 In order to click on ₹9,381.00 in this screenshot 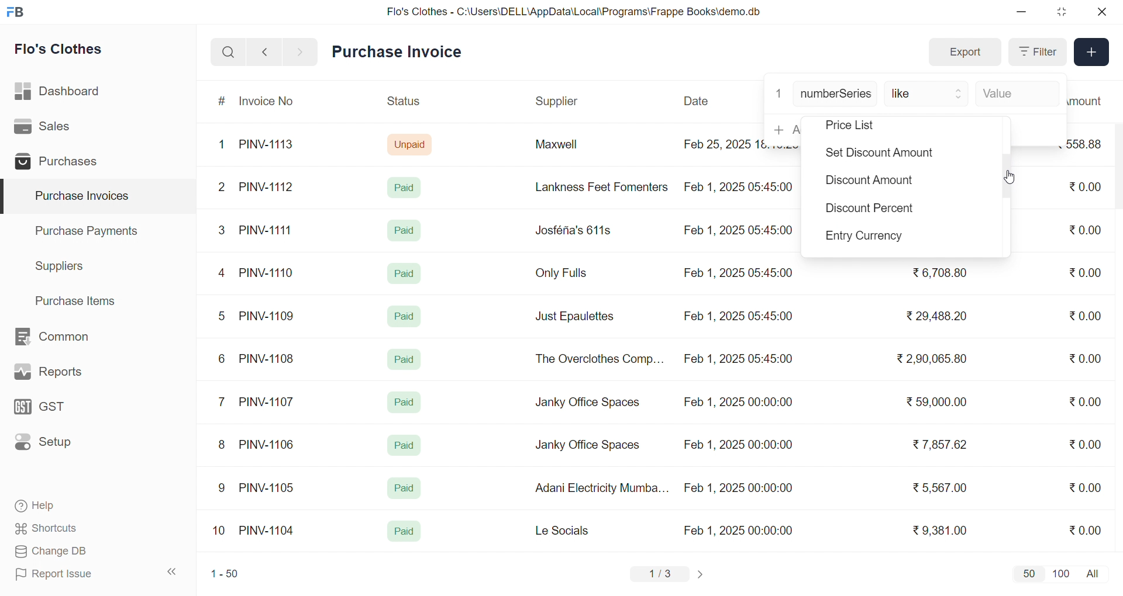, I will do `click(940, 531)`.